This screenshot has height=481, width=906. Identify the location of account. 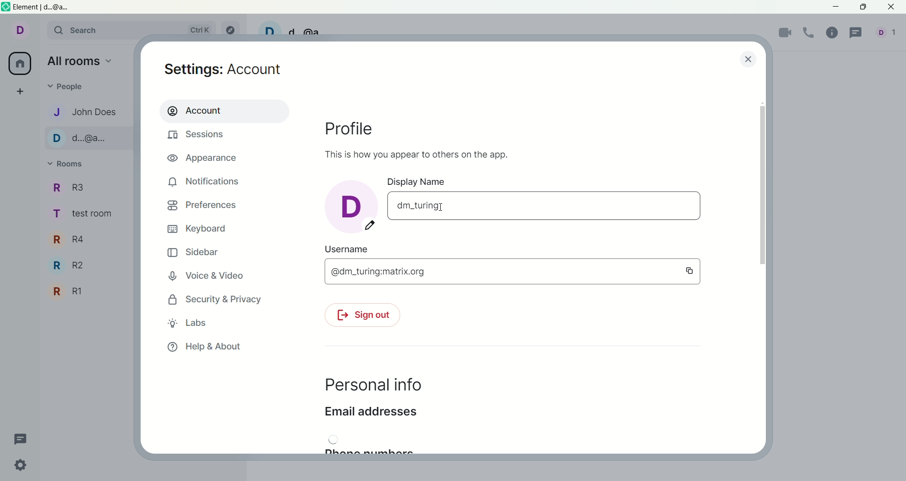
(223, 110).